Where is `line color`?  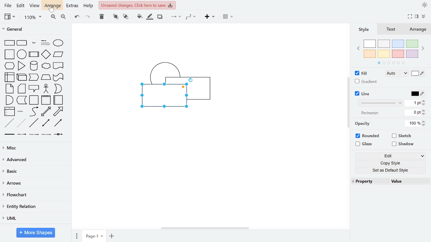
line color is located at coordinates (418, 94).